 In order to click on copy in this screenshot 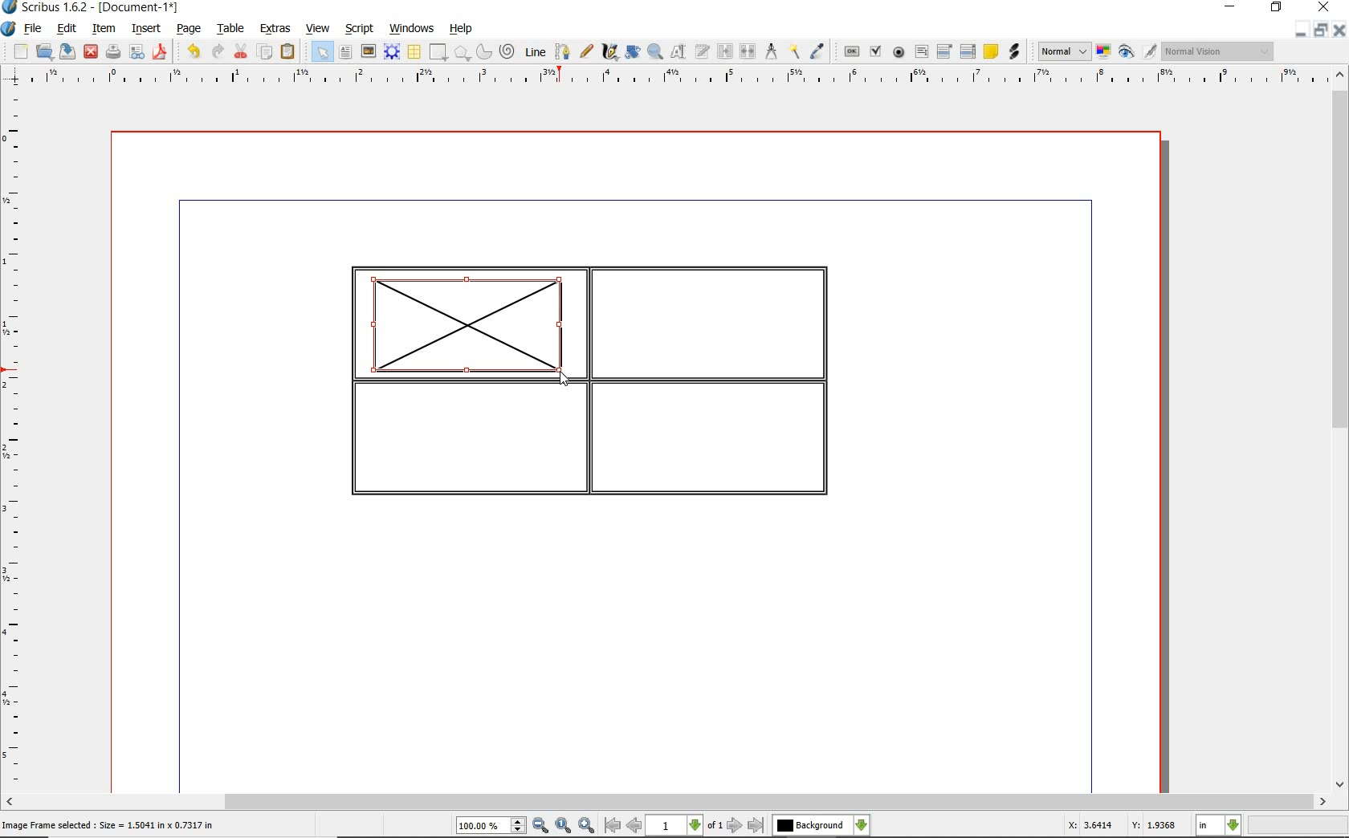, I will do `click(266, 53)`.